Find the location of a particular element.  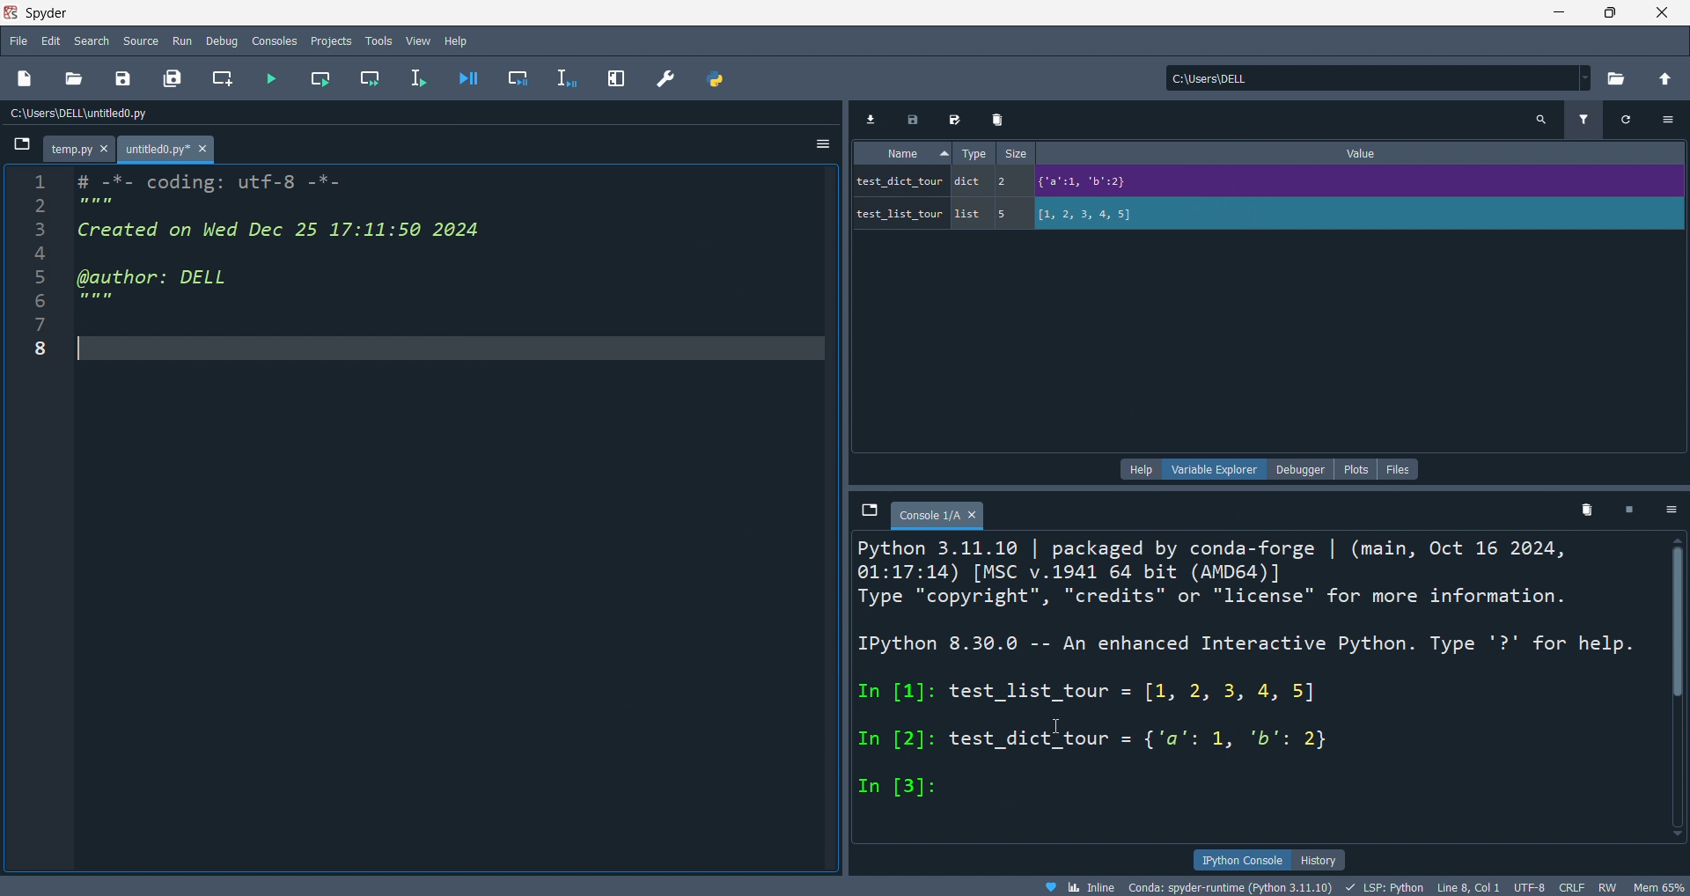

open fil is located at coordinates (78, 79).